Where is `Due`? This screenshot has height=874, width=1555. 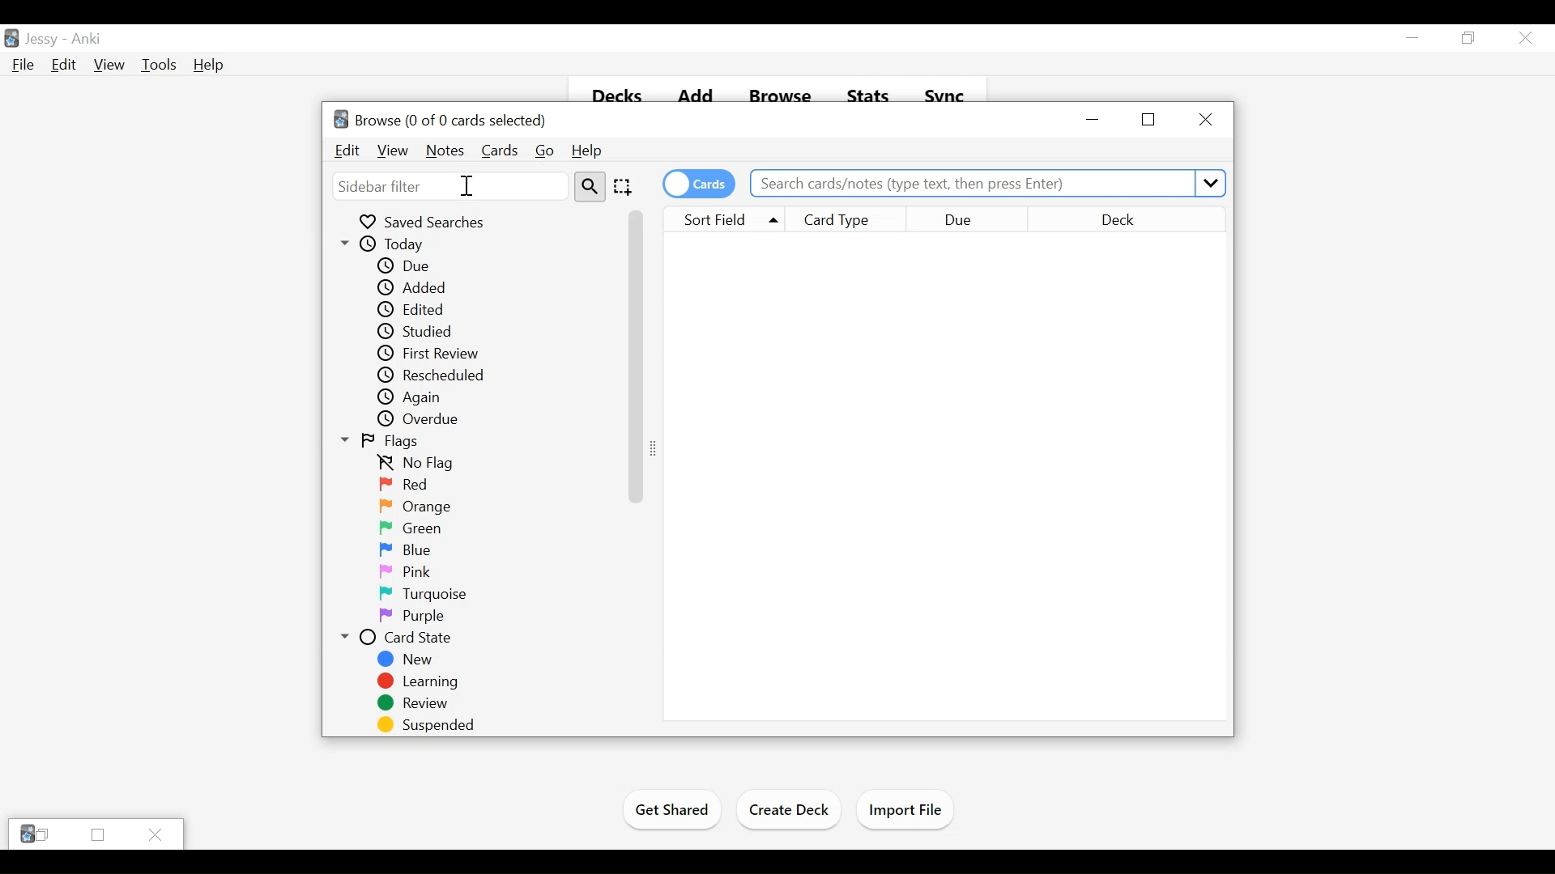
Due is located at coordinates (990, 219).